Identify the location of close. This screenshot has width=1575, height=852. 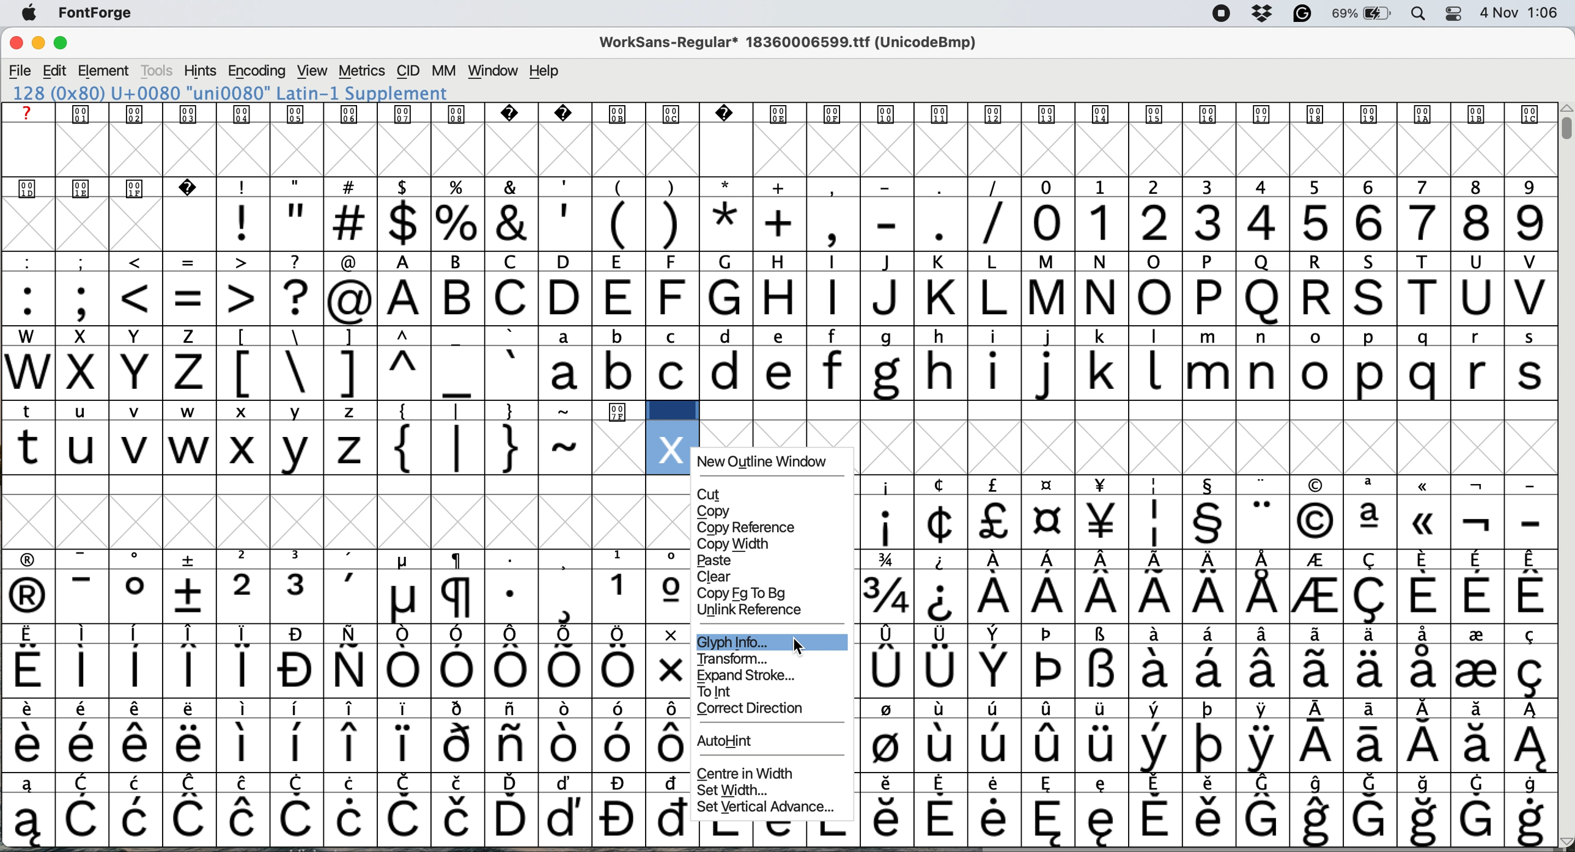
(16, 45).